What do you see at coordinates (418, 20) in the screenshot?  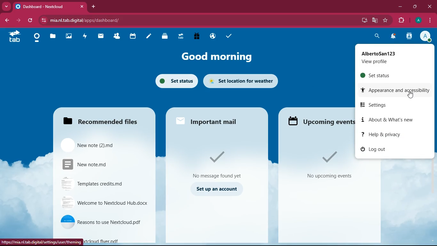 I see `profile` at bounding box center [418, 20].